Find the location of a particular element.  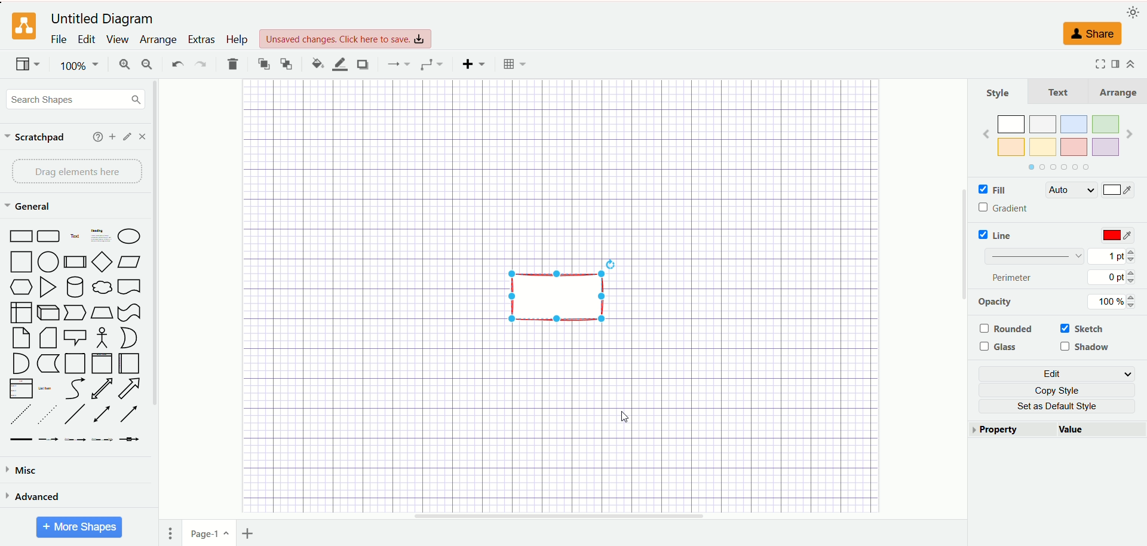

to front is located at coordinates (263, 63).